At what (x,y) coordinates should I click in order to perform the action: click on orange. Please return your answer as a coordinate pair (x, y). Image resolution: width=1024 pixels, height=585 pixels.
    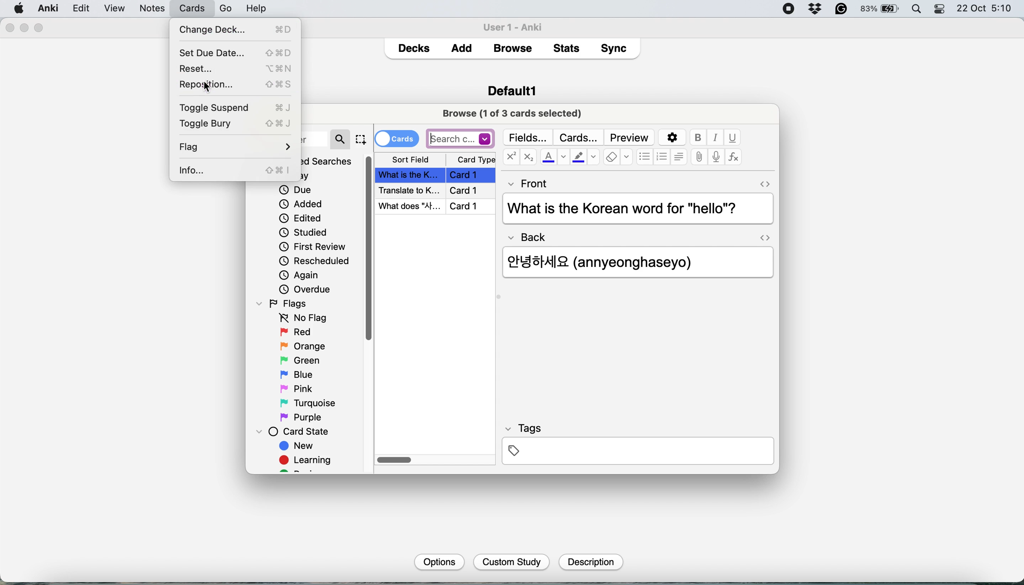
    Looking at the image, I should click on (302, 346).